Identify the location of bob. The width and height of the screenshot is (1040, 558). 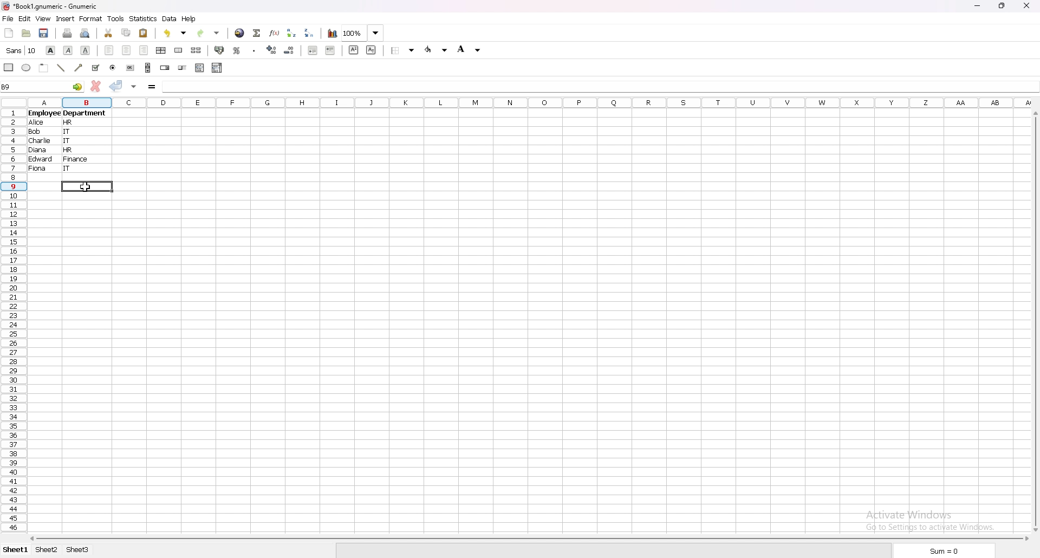
(35, 133).